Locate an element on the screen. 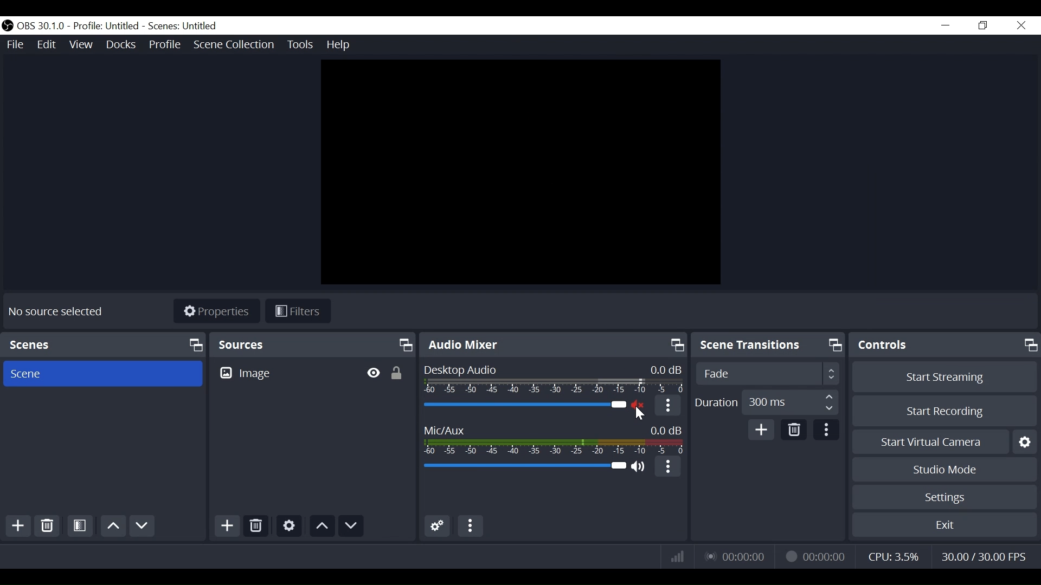  CPU Usage is located at coordinates (896, 555).